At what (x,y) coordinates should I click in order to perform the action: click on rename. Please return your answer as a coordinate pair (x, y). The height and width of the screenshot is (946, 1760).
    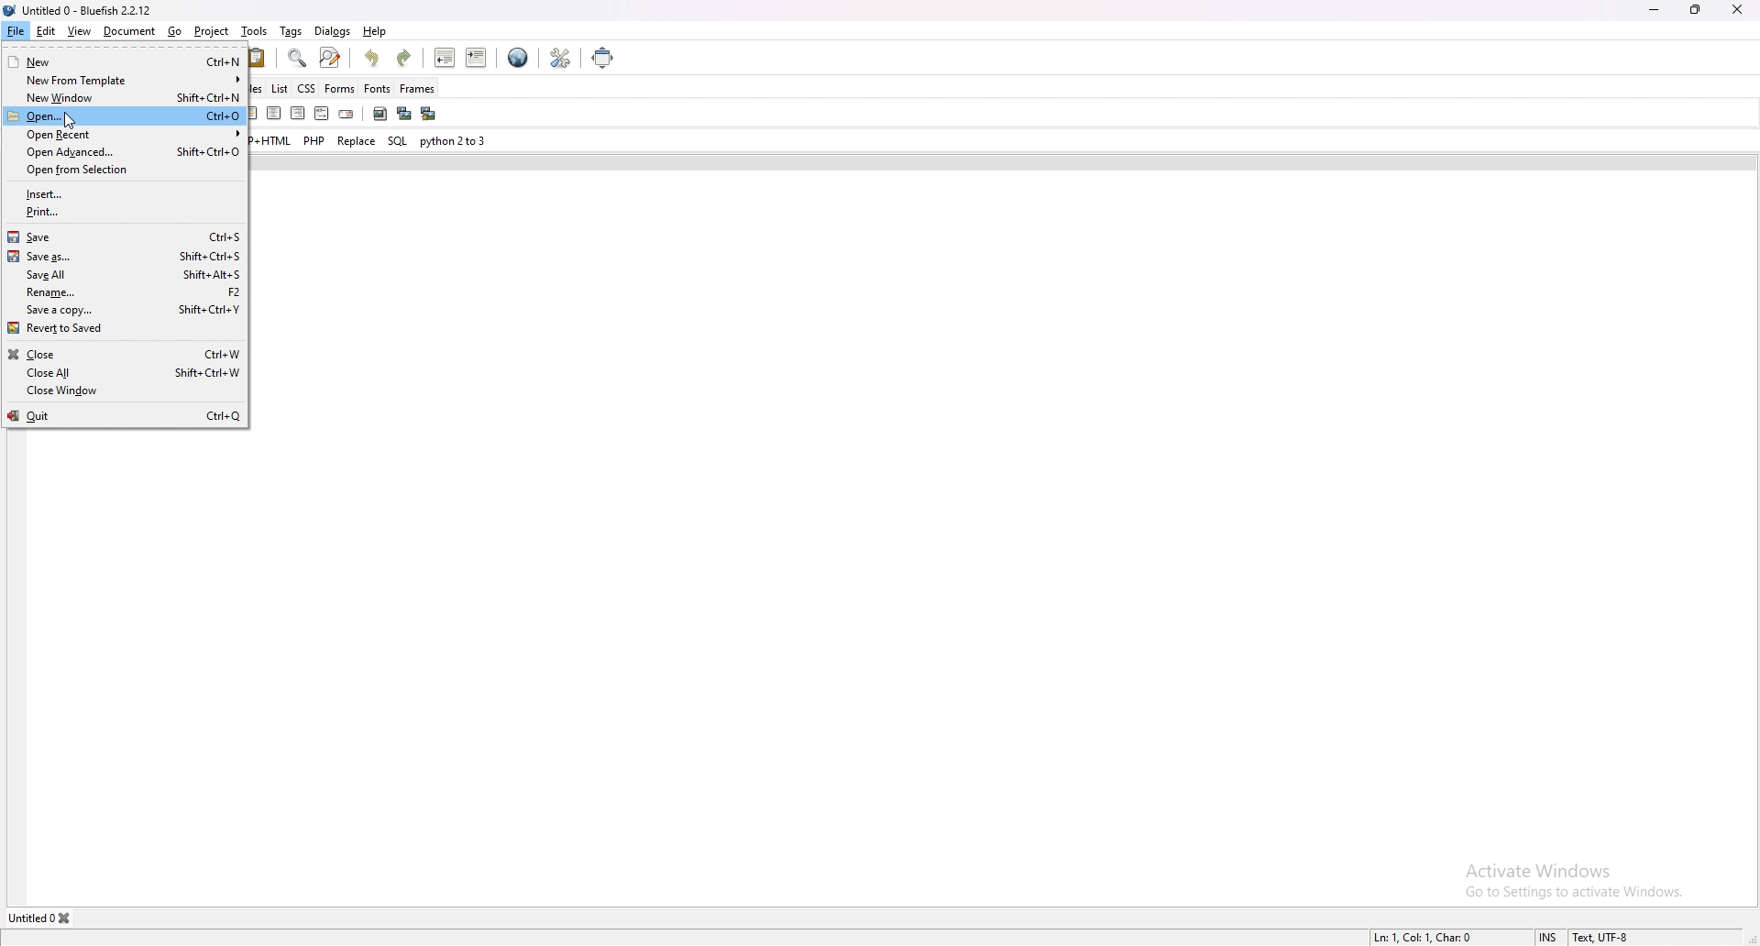
    Looking at the image, I should click on (76, 290).